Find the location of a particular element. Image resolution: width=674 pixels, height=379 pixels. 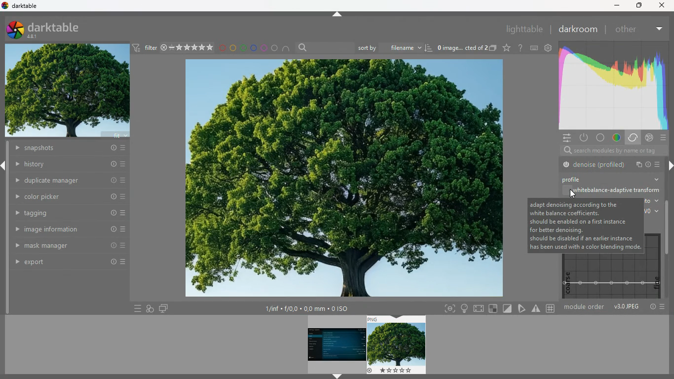

power is located at coordinates (585, 138).